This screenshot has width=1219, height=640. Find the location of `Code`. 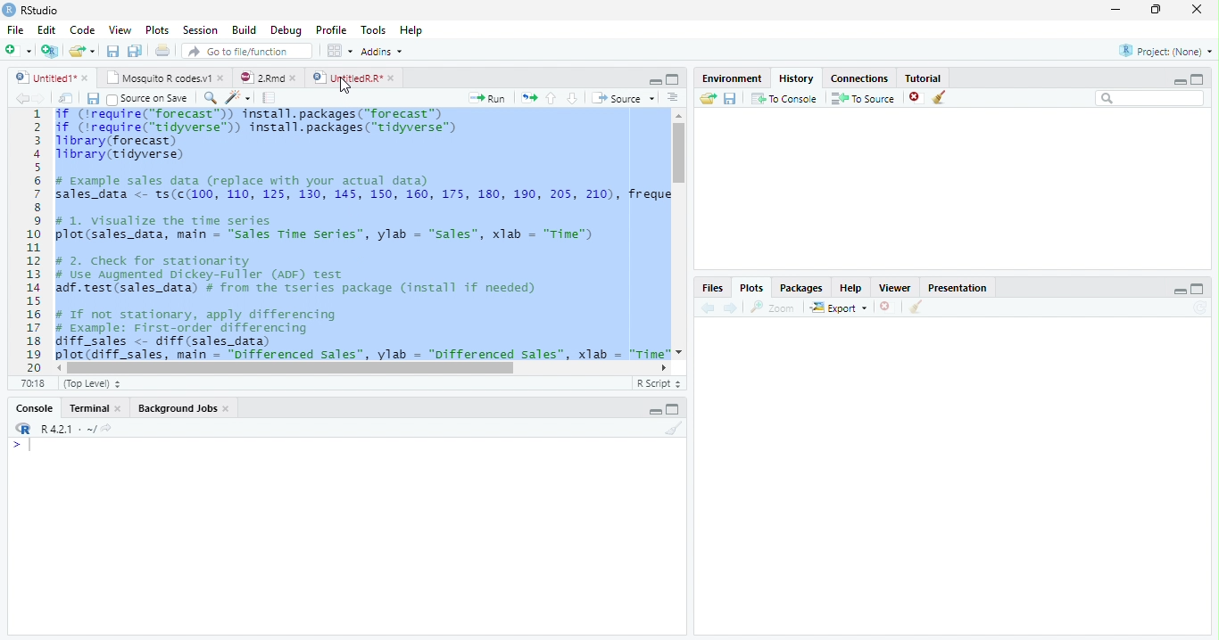

Code is located at coordinates (84, 29).